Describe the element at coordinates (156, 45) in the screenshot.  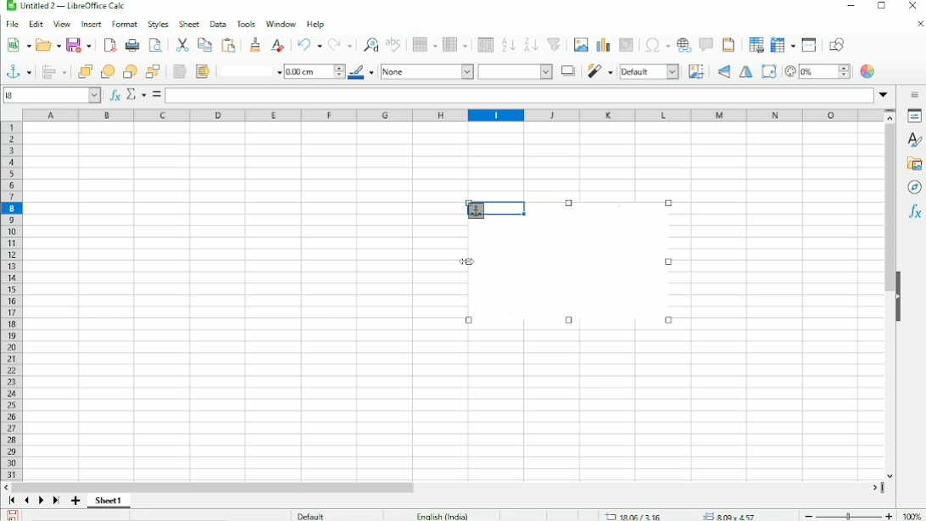
I see `Toggle print preview` at that location.